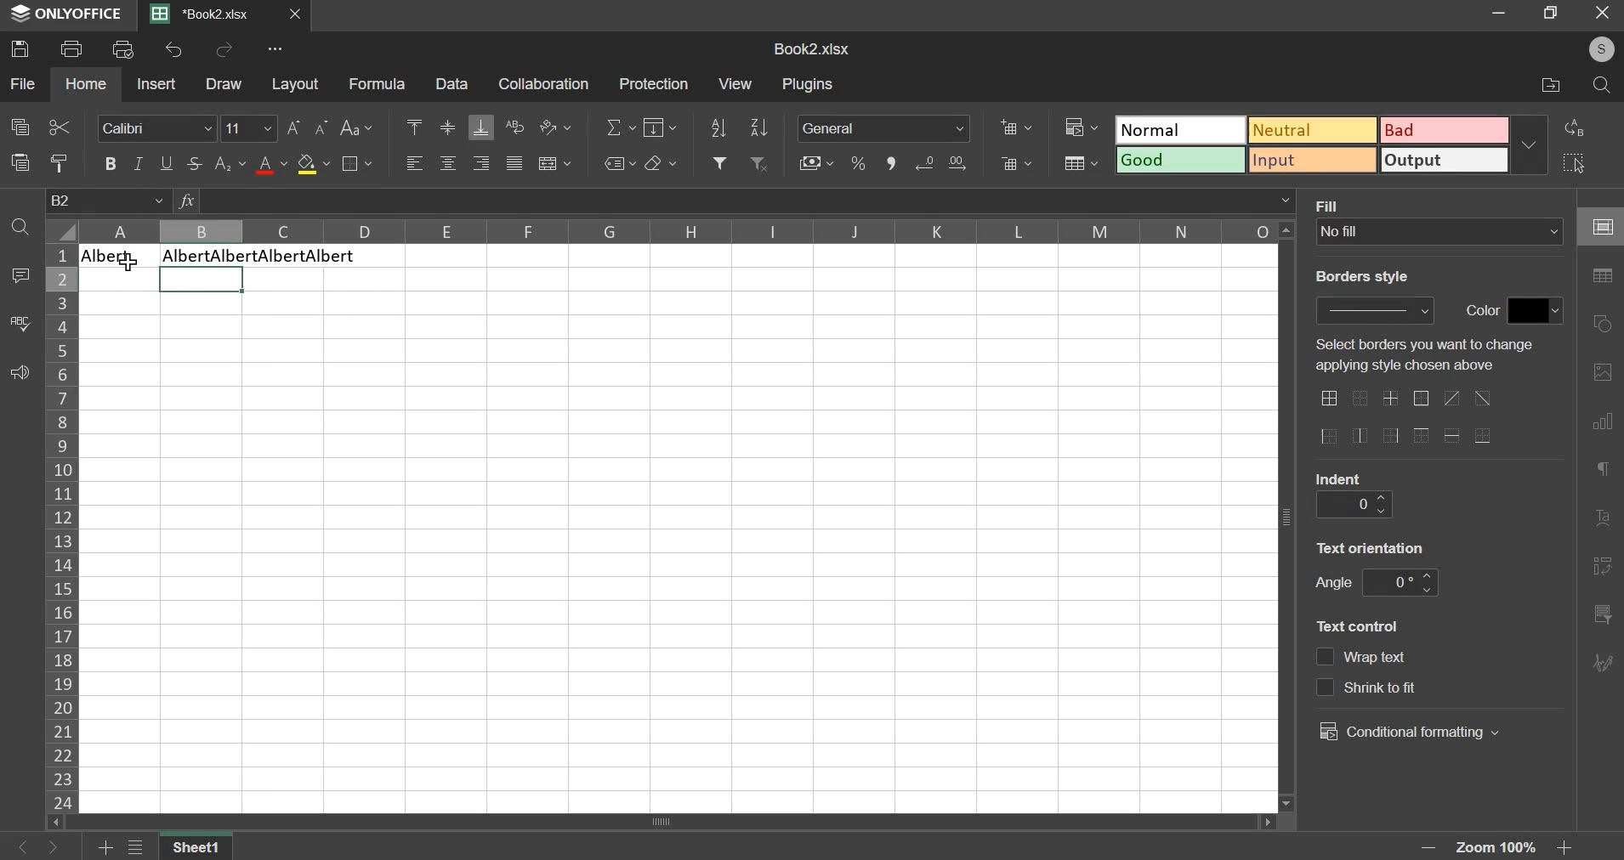 This screenshot has height=860, width=1624. What do you see at coordinates (157, 128) in the screenshot?
I see `font` at bounding box center [157, 128].